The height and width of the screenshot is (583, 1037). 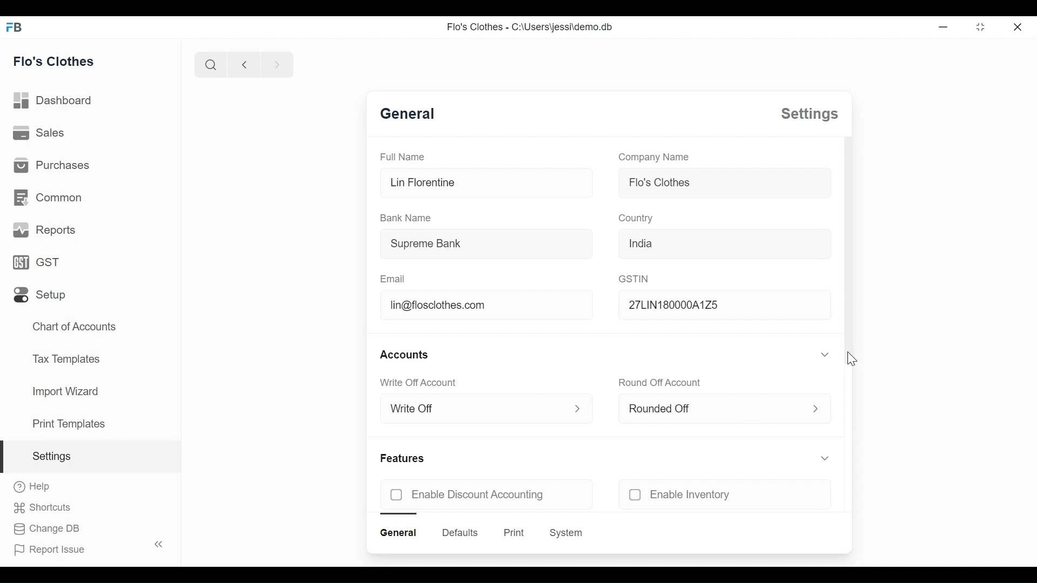 What do you see at coordinates (407, 219) in the screenshot?
I see `Bank Name` at bounding box center [407, 219].